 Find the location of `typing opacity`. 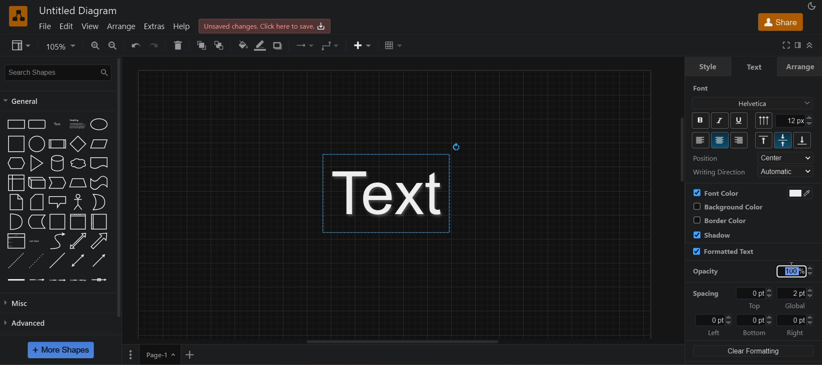

typing opacity is located at coordinates (795, 271).